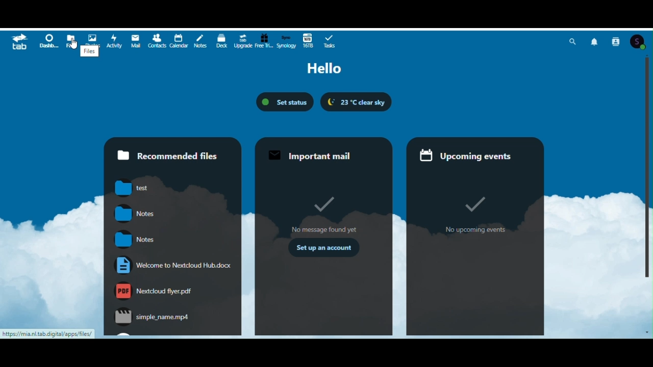  Describe the element at coordinates (482, 231) in the screenshot. I see `no upcoming events` at that location.